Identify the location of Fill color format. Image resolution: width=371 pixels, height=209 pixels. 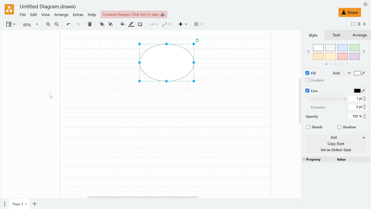
(339, 73).